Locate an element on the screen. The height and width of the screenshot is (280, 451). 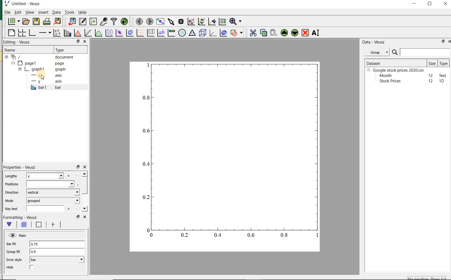
Hide is located at coordinates (13, 268).